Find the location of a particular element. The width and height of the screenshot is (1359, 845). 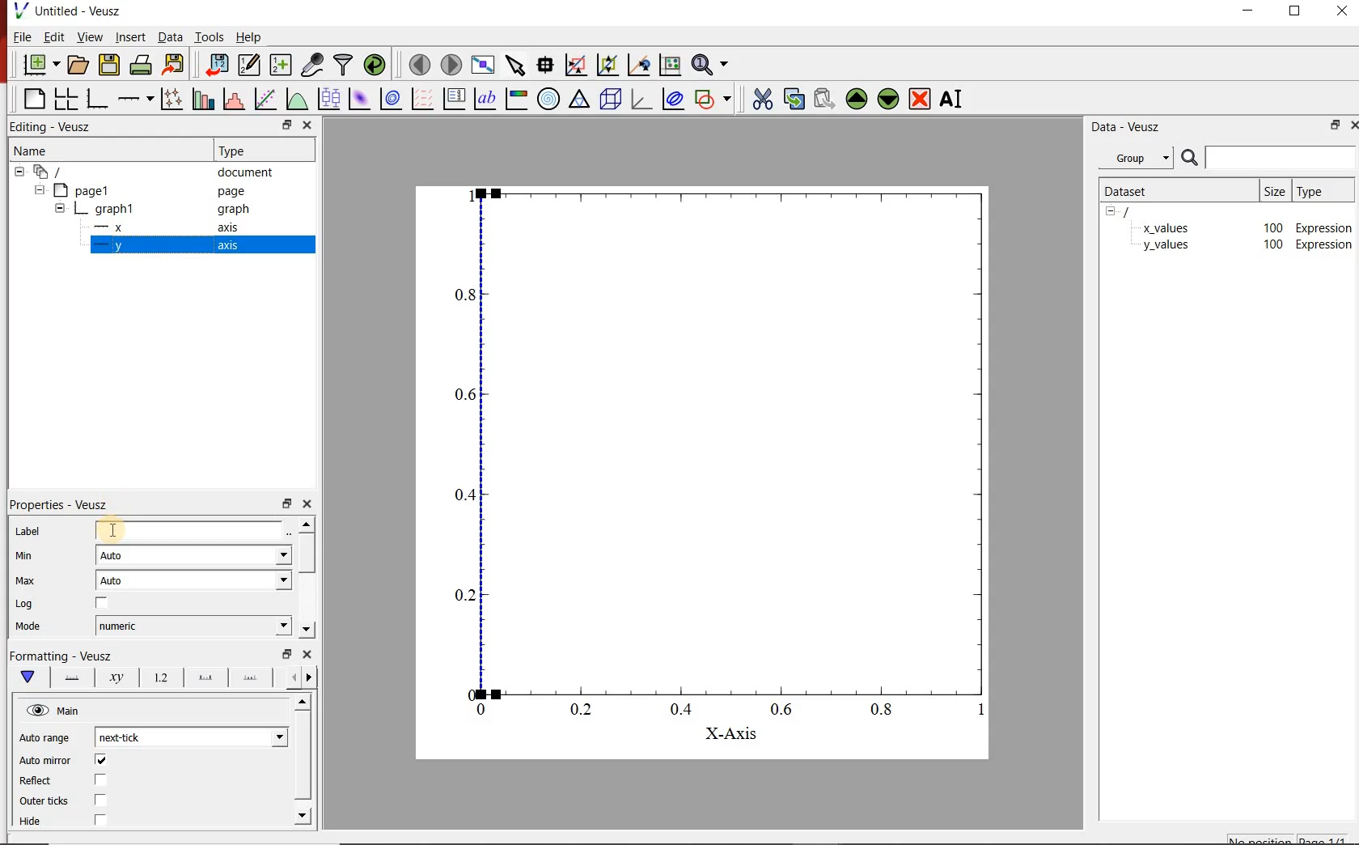

export to graphics format is located at coordinates (175, 64).